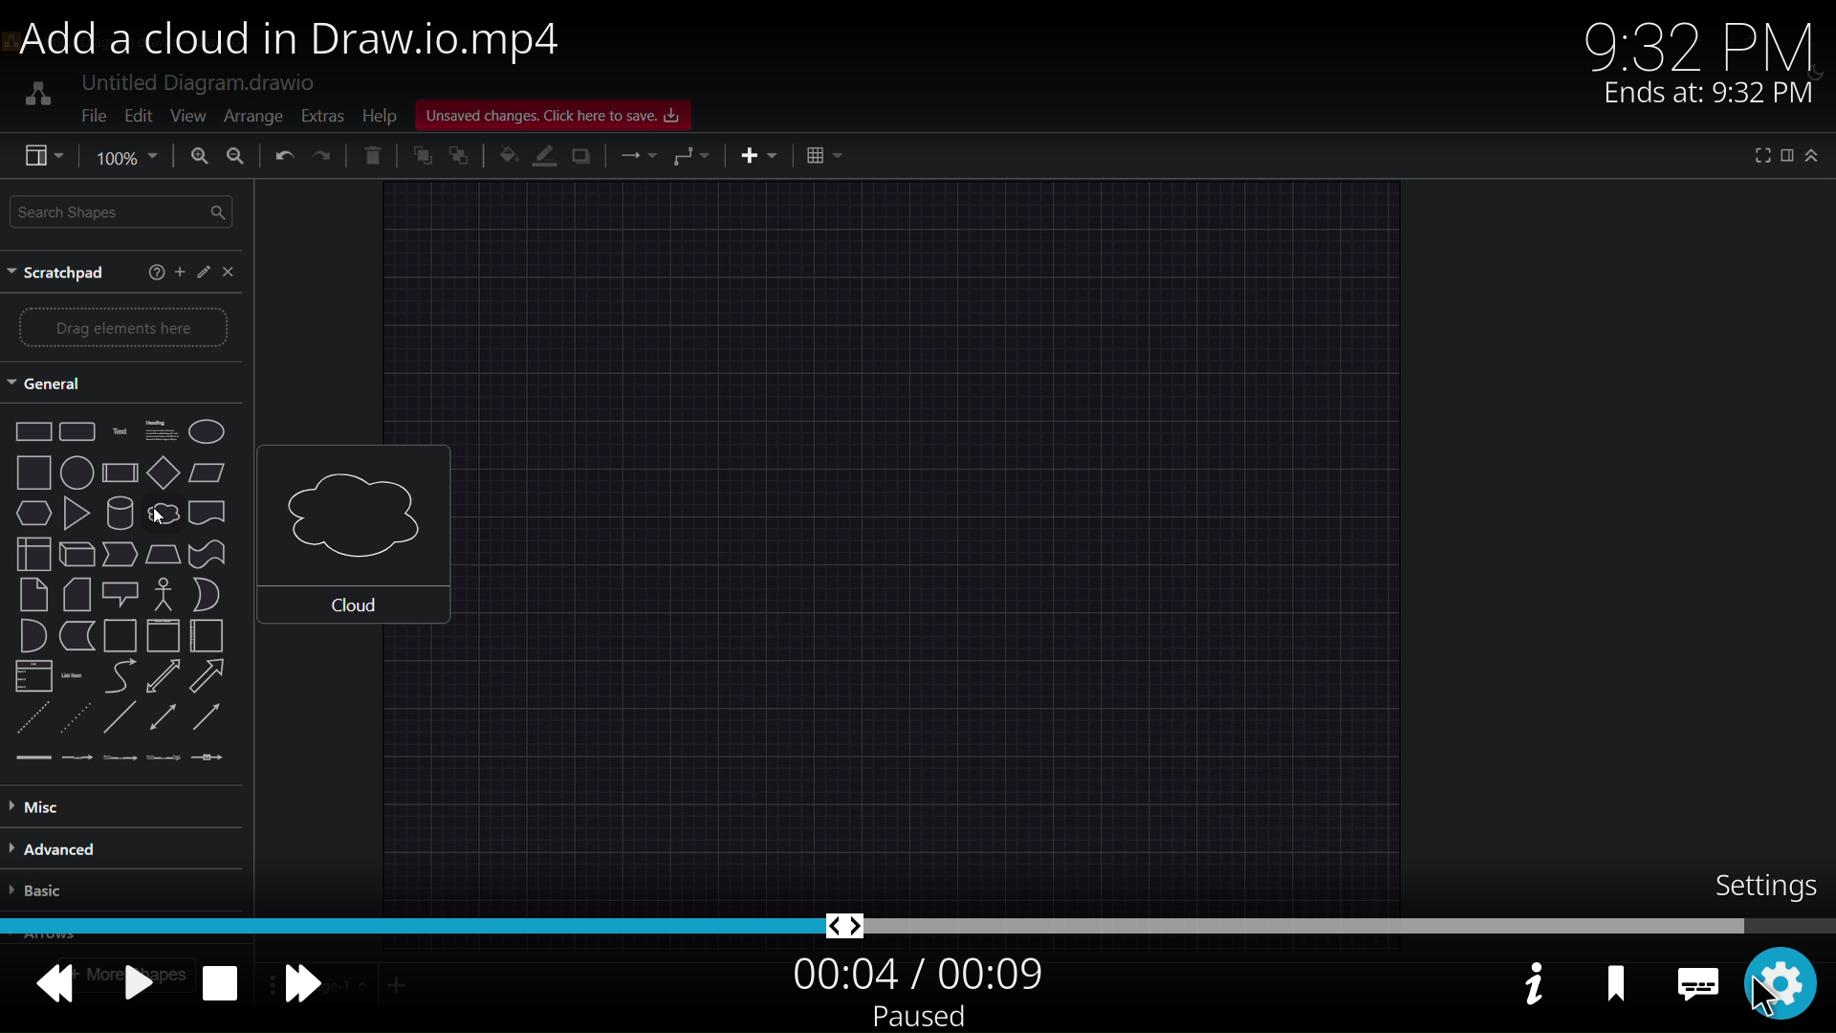 The width and height of the screenshot is (1836, 1033). I want to click on 9:32 PM, so click(1709, 41).